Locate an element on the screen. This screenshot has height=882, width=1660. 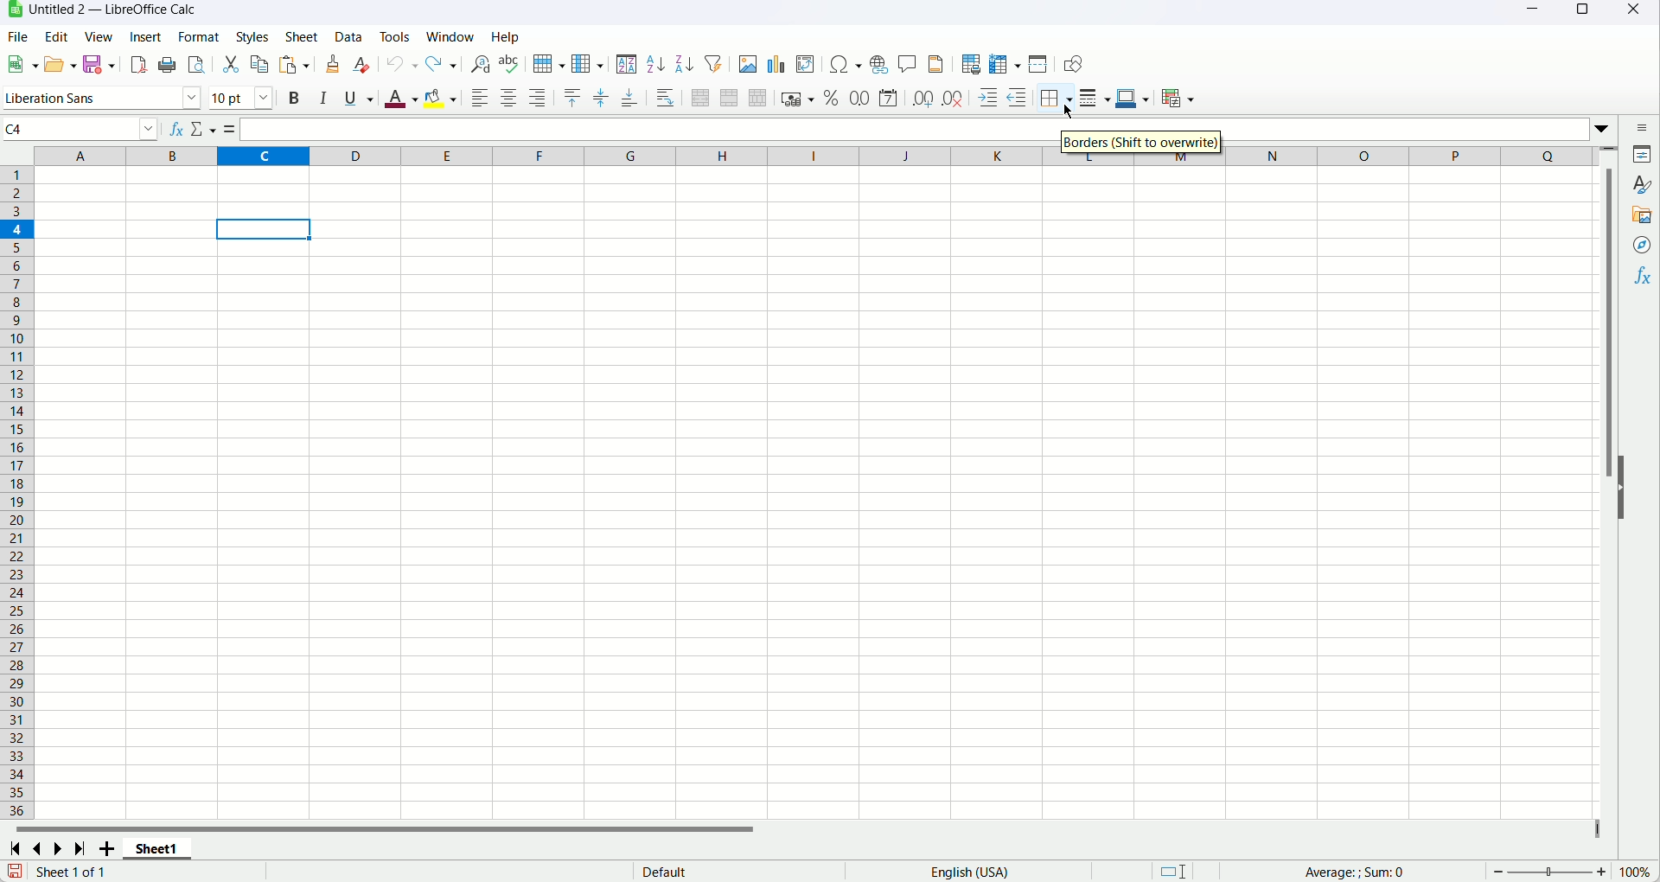
Bold is located at coordinates (292, 99).